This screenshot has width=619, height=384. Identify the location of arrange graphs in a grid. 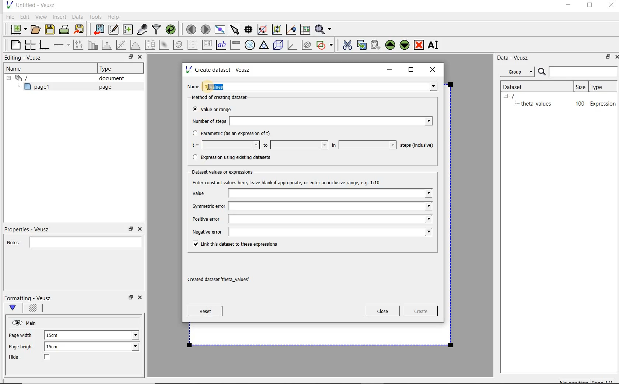
(29, 45).